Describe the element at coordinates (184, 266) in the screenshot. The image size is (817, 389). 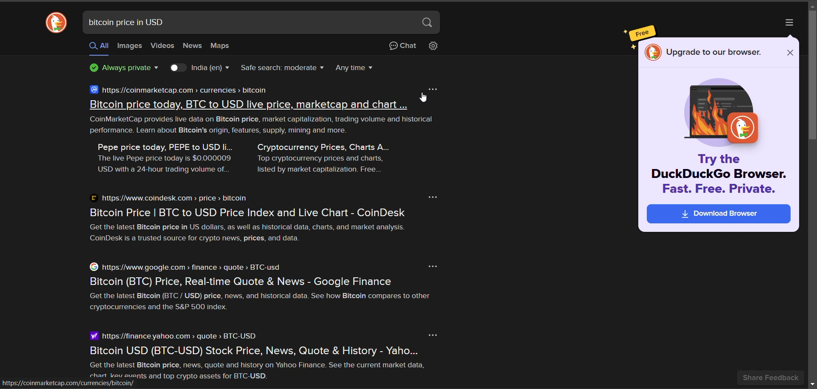
I see `https//www.google.com > finance > quote » BTC-usd` at that location.